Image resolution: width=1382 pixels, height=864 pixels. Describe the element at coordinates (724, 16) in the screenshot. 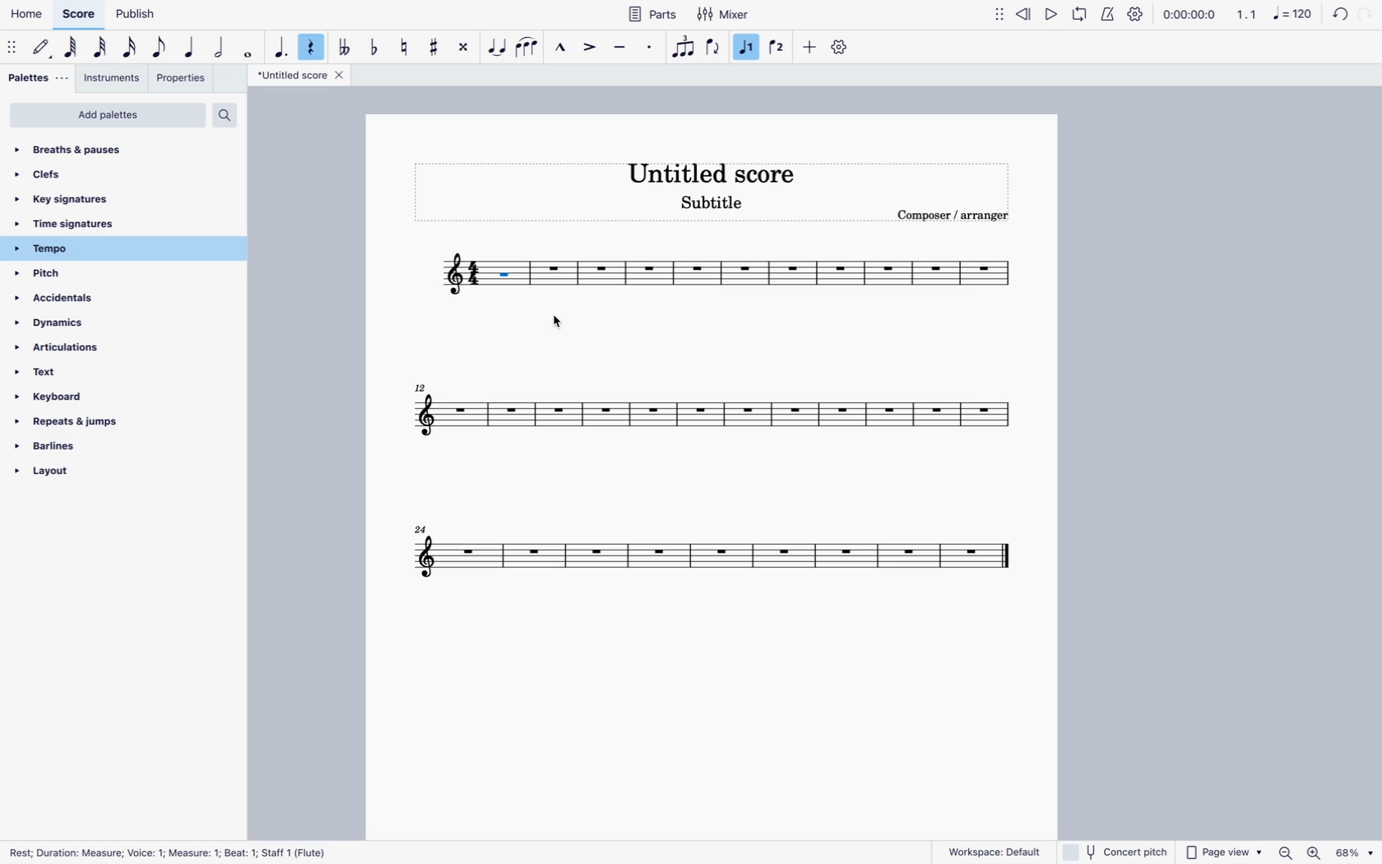

I see `mixer` at that location.